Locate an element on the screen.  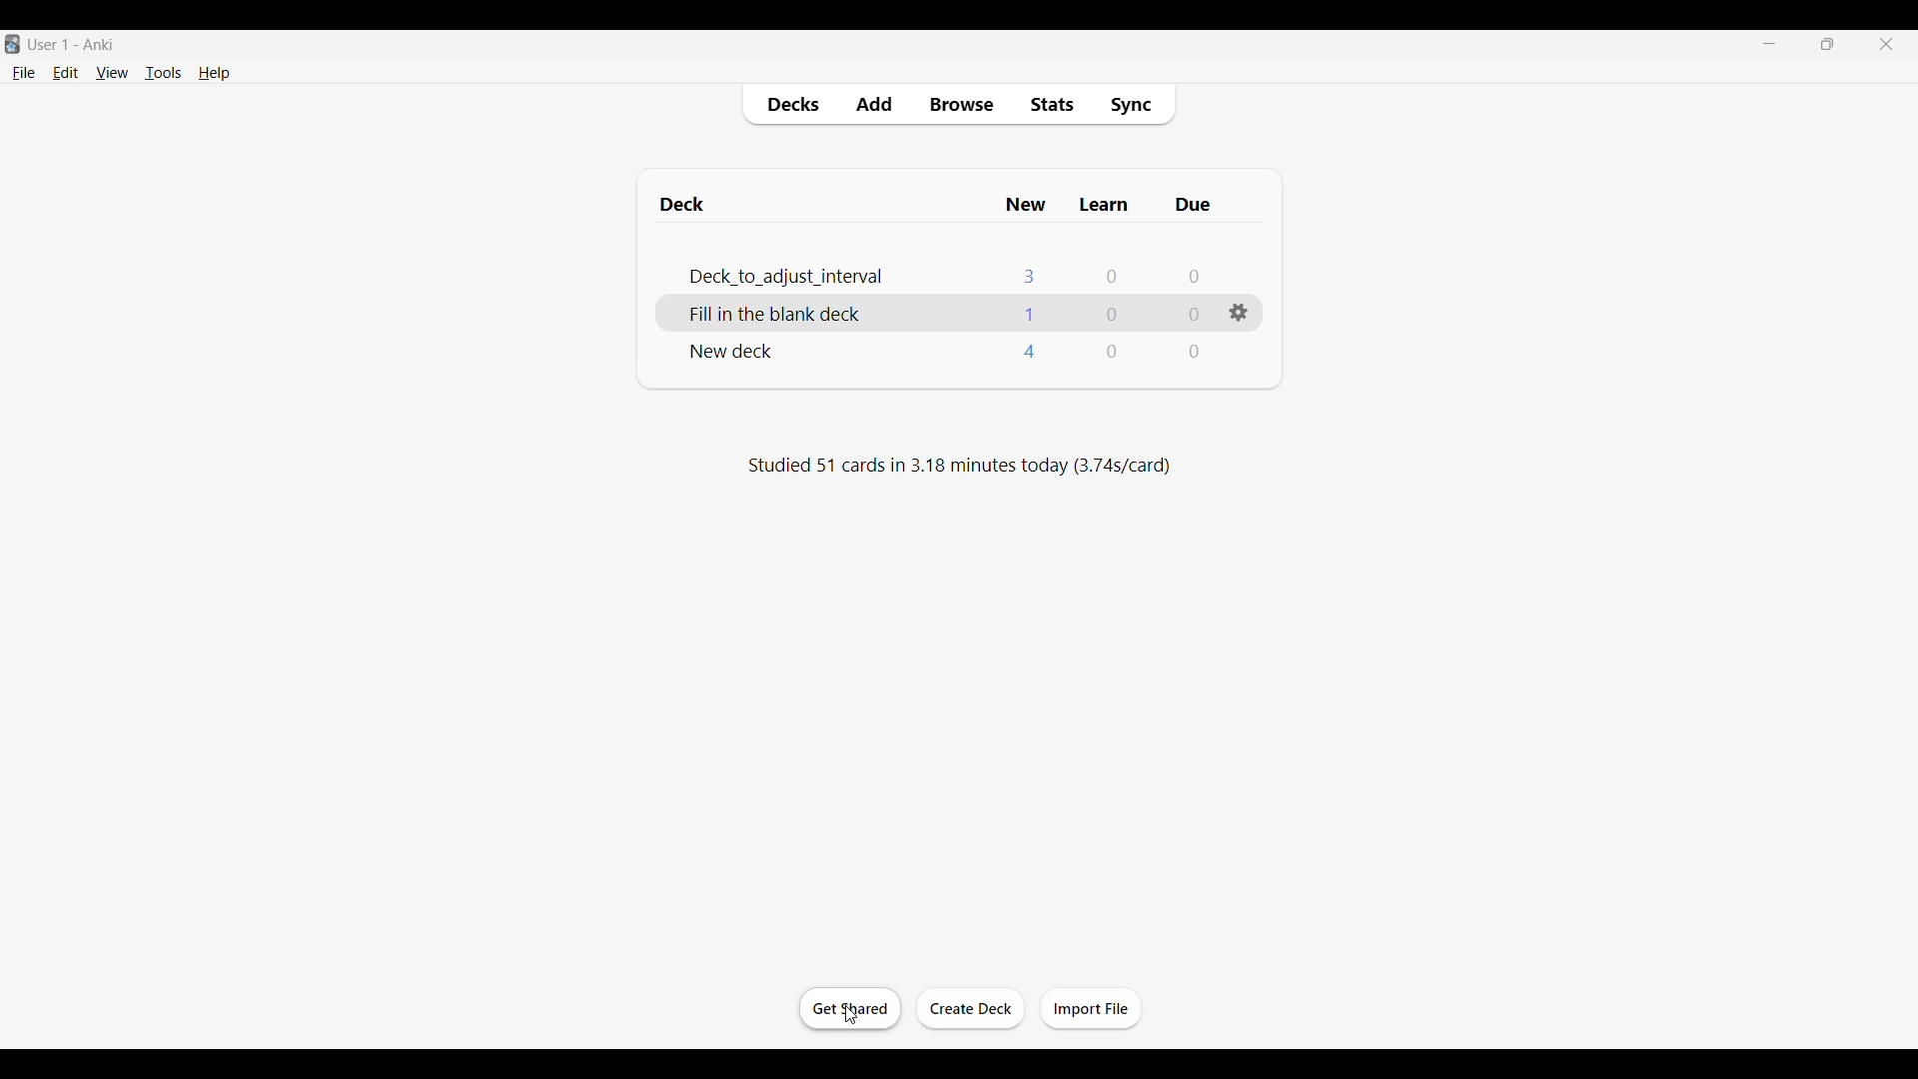
Show interface in a smaller tab is located at coordinates (1827, 43).